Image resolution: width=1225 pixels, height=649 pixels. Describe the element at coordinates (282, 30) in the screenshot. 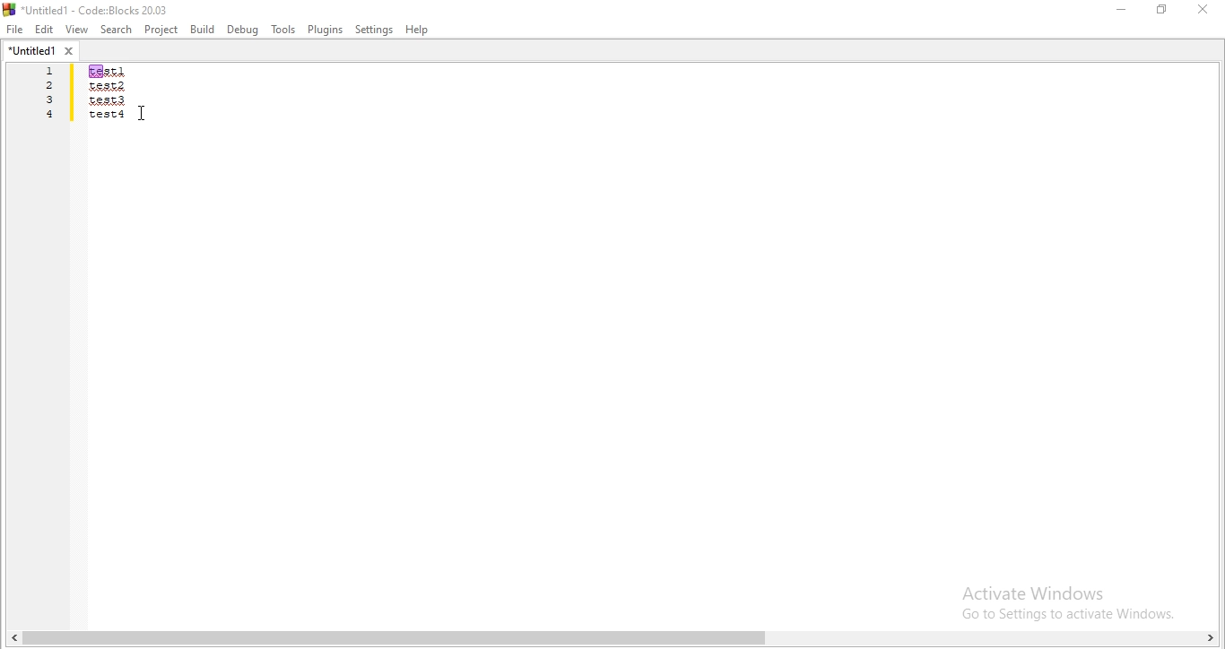

I see `tools` at that location.